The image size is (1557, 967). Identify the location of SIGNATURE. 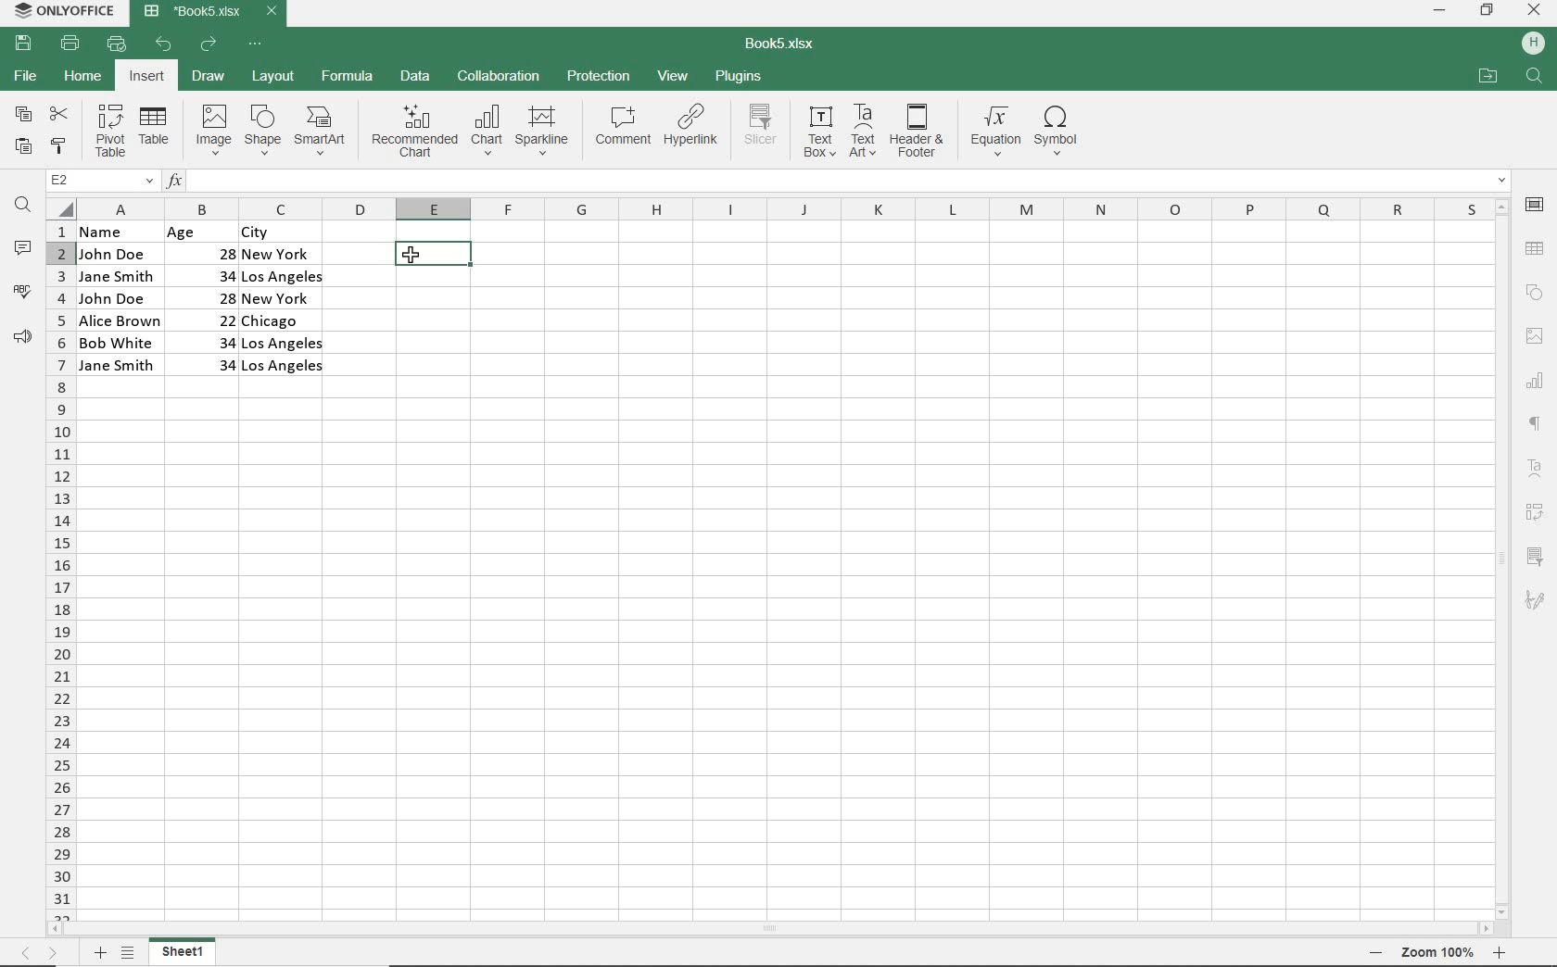
(1536, 601).